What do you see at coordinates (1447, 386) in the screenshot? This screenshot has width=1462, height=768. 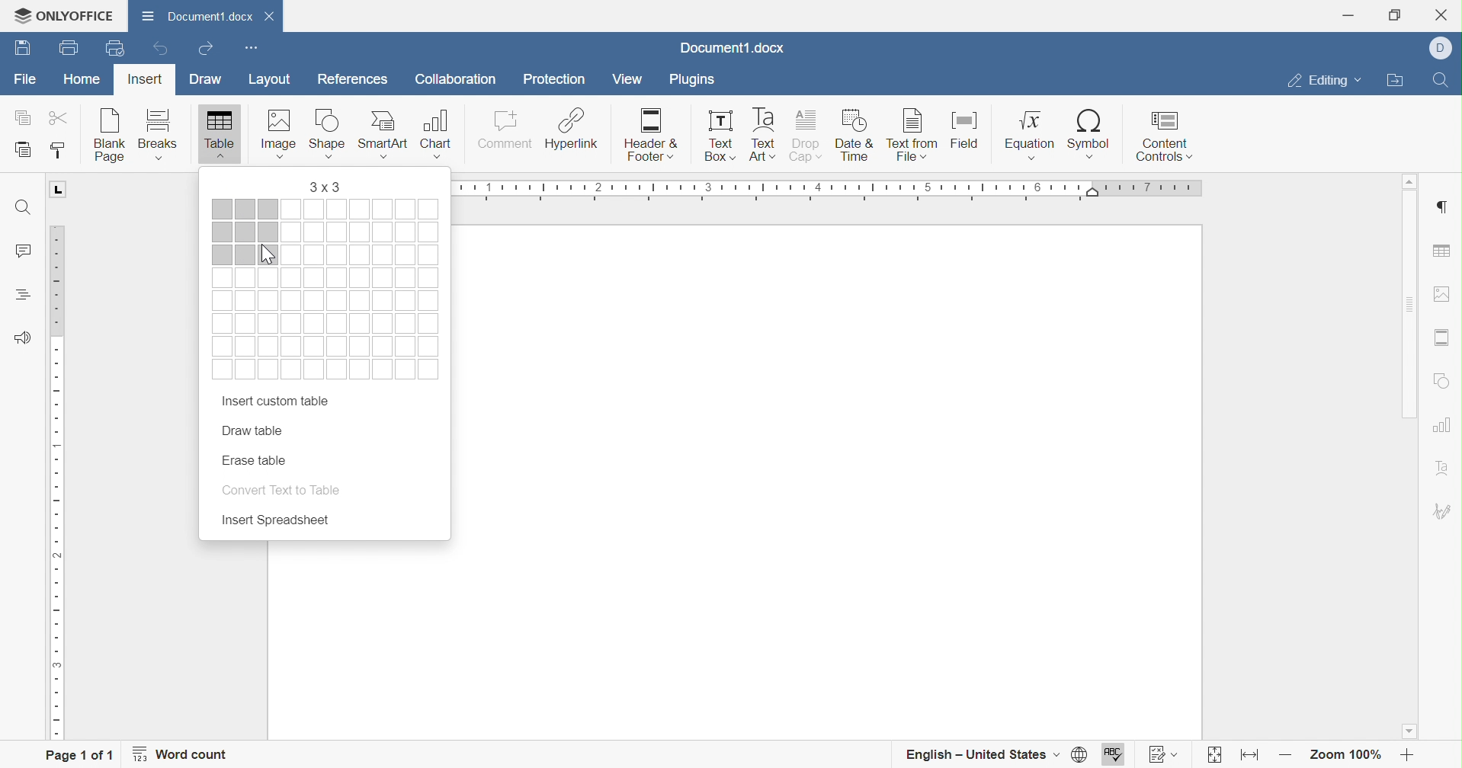 I see `Shape settings` at bounding box center [1447, 386].